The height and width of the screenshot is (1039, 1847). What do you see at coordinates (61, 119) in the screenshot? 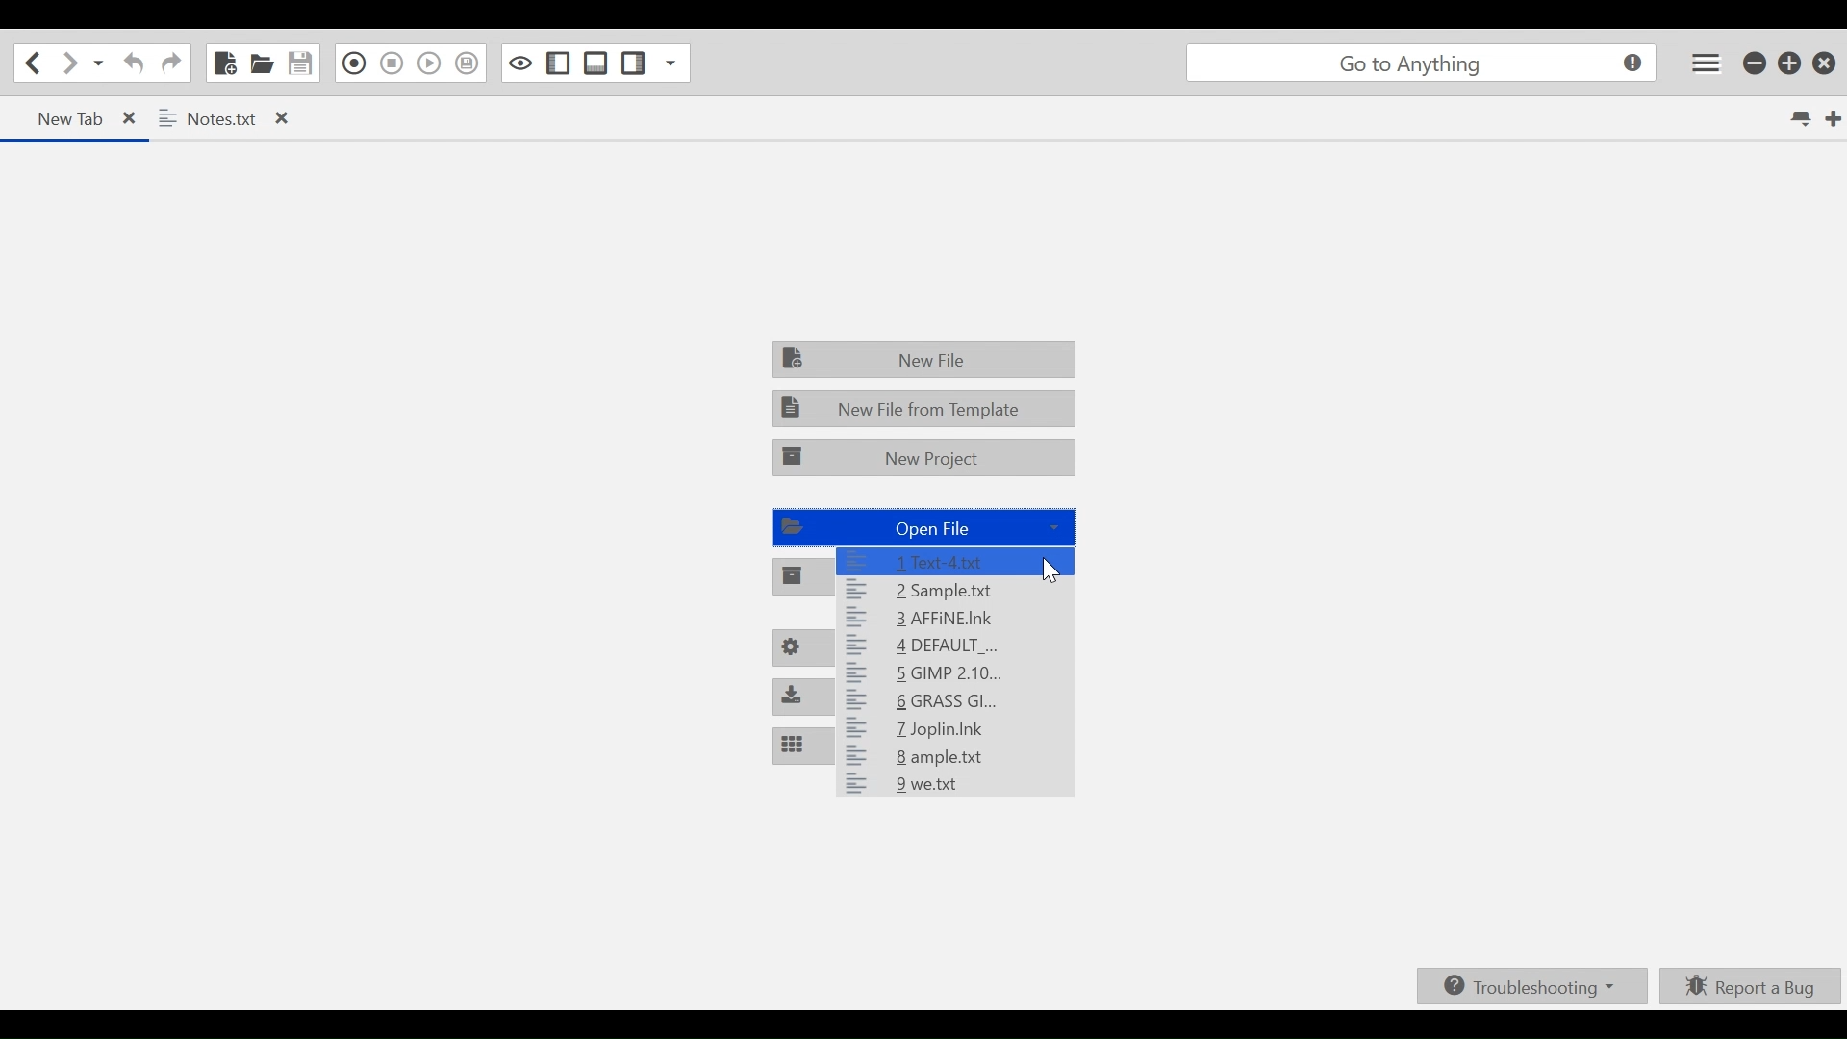
I see `new tab` at bounding box center [61, 119].